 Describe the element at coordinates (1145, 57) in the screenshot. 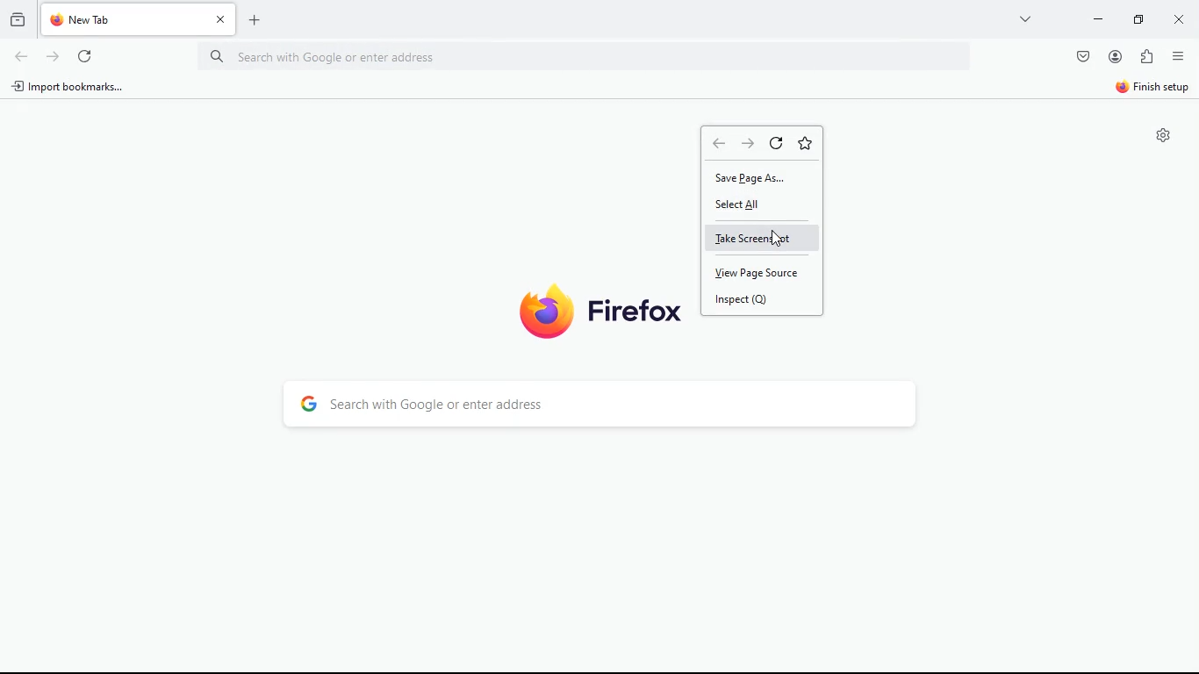

I see `extensions` at that location.